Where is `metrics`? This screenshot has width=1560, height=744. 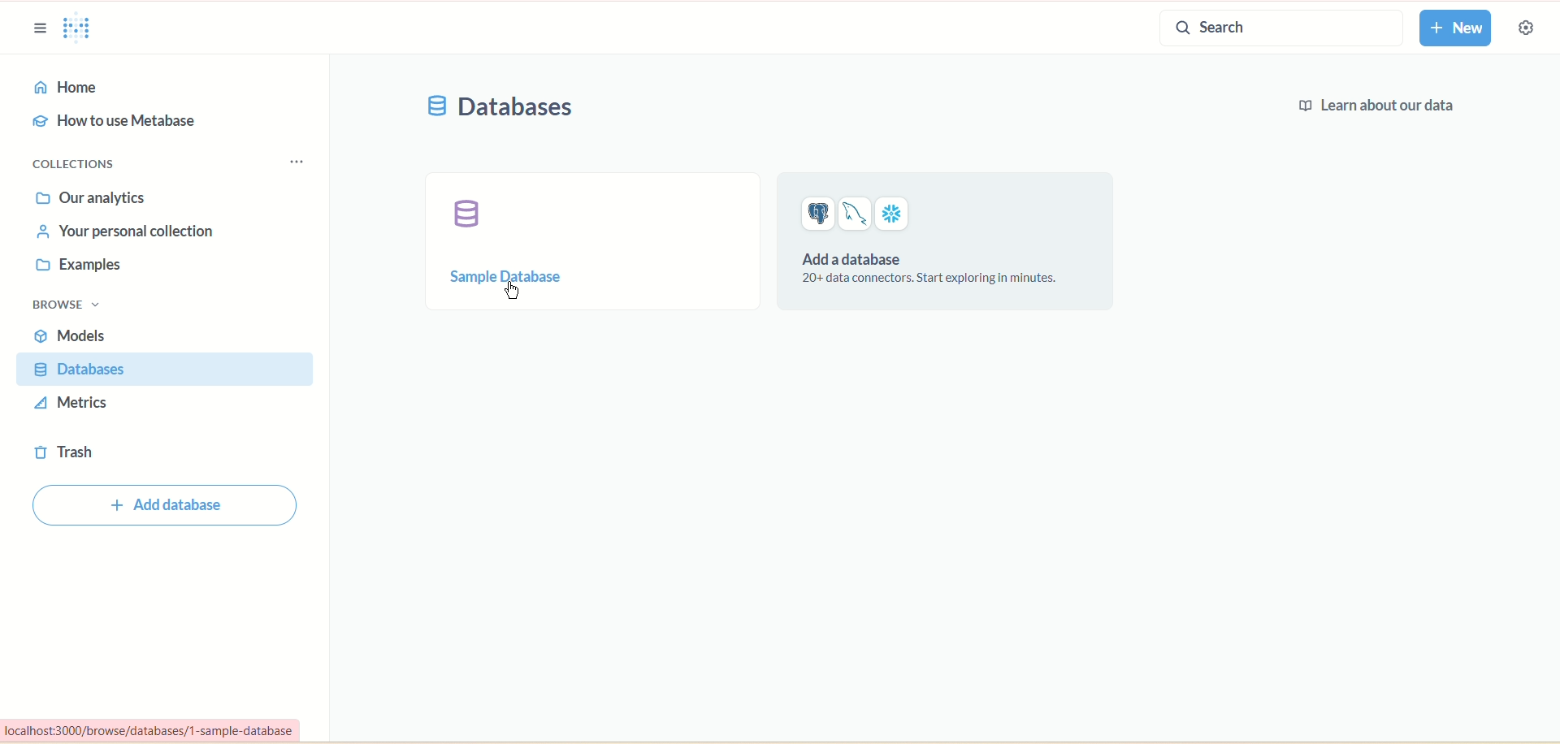 metrics is located at coordinates (74, 402).